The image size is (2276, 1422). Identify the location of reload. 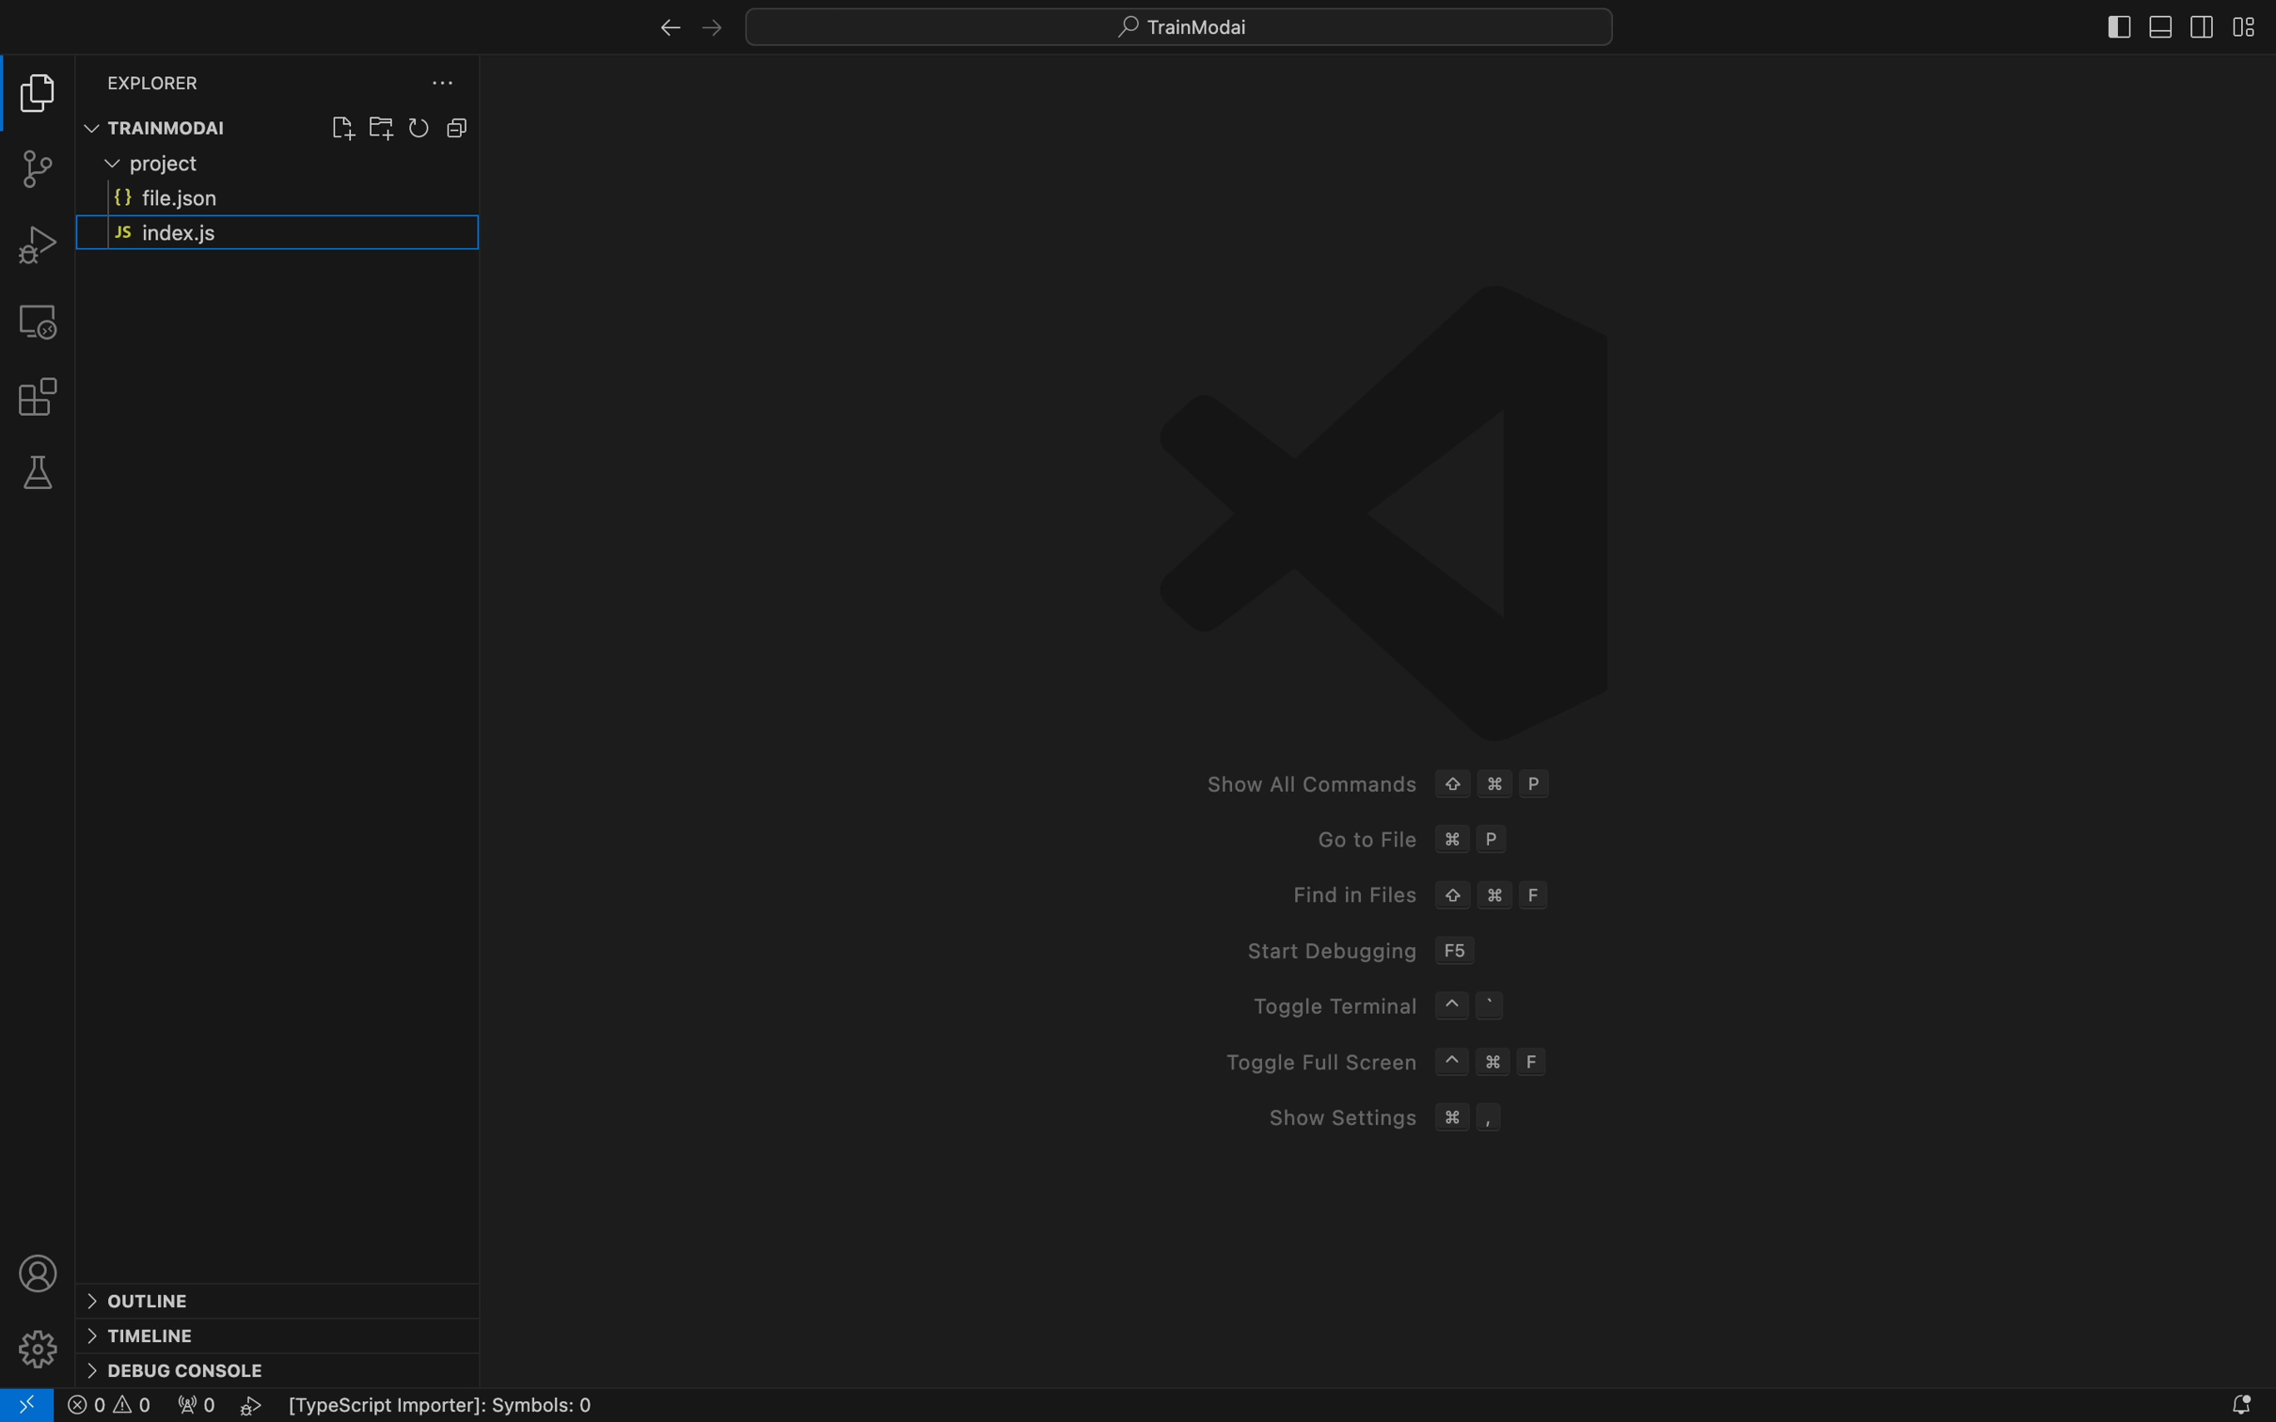
(419, 129).